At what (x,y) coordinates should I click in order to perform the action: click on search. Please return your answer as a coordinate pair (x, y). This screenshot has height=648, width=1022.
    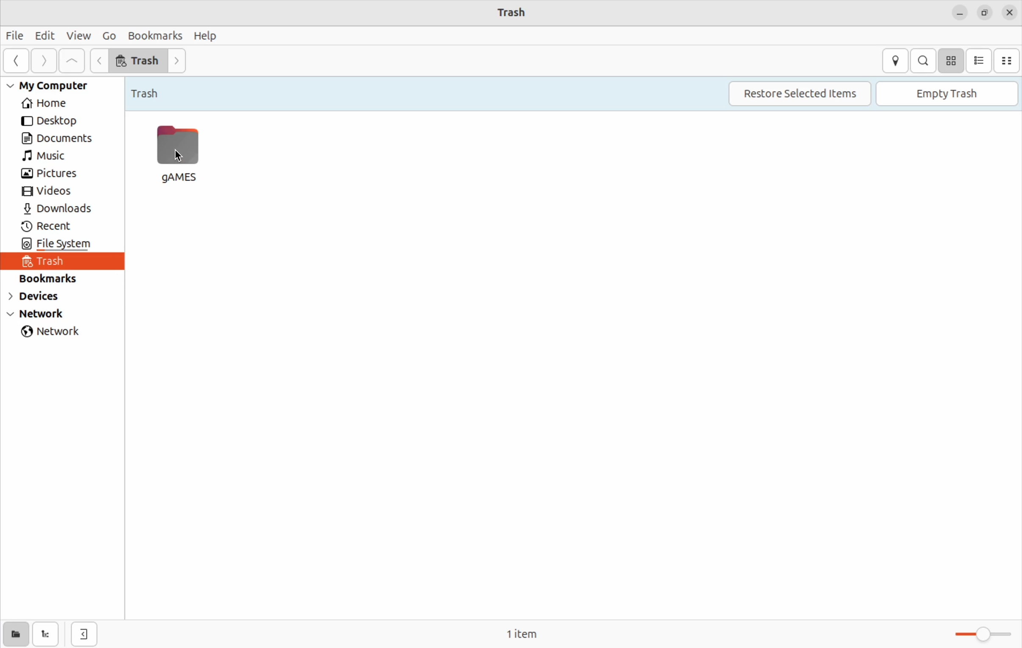
    Looking at the image, I should click on (923, 61).